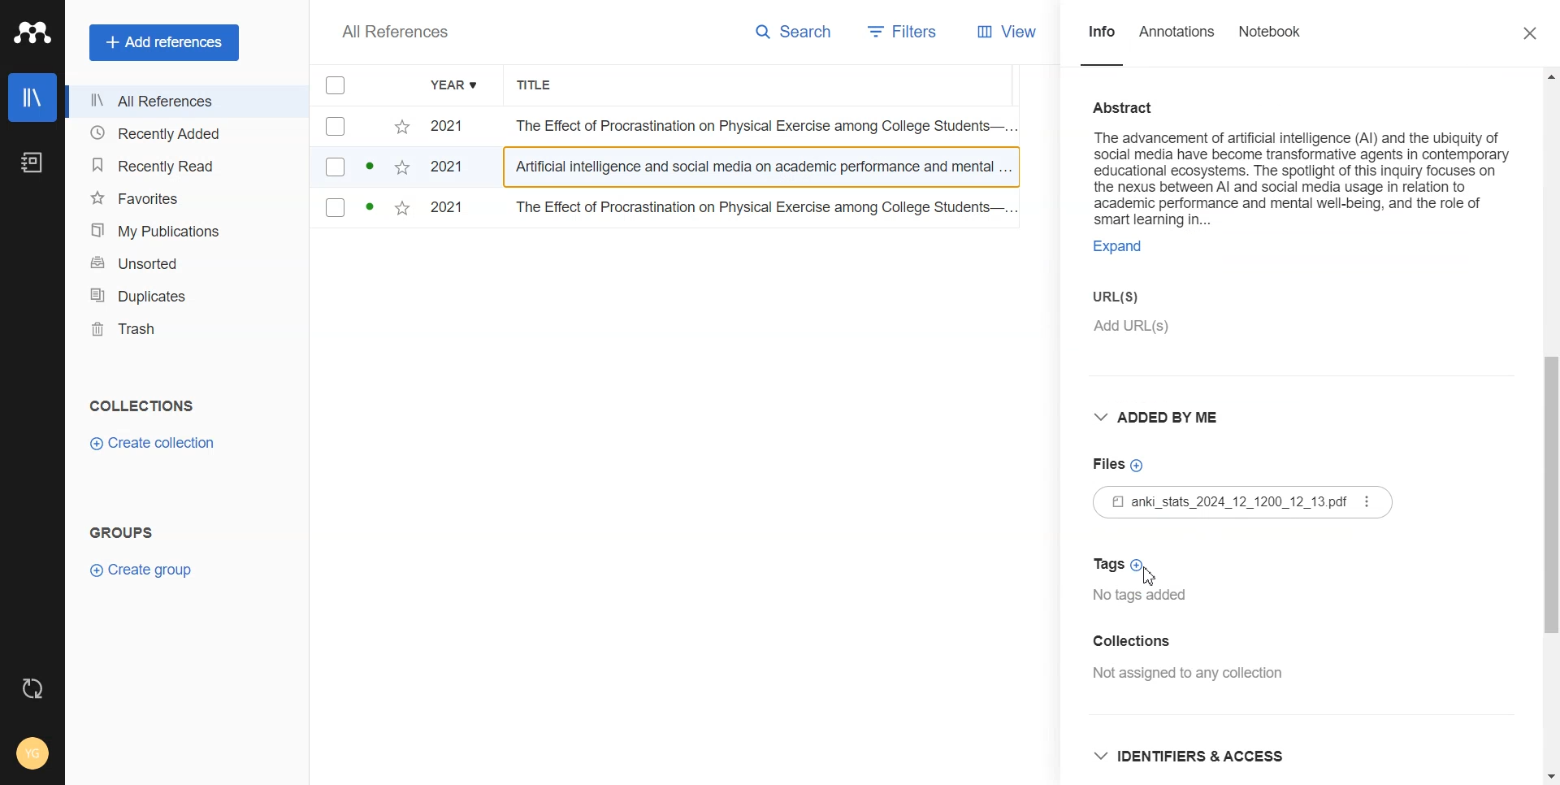  Describe the element at coordinates (1119, 297) in the screenshot. I see `Enter URLS` at that location.